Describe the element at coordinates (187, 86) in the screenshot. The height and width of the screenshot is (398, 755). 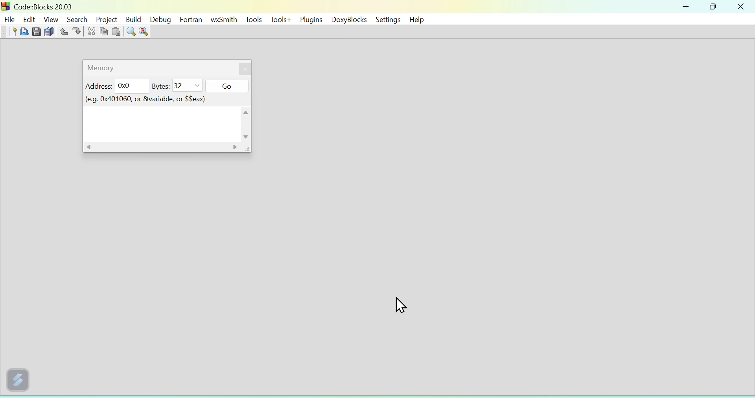
I see `32` at that location.